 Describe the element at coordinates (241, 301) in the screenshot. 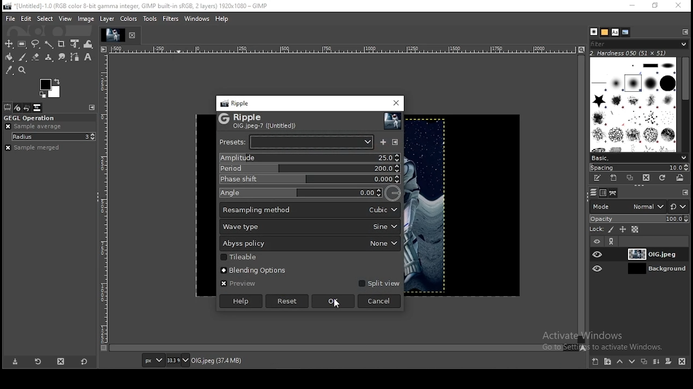

I see `help` at that location.